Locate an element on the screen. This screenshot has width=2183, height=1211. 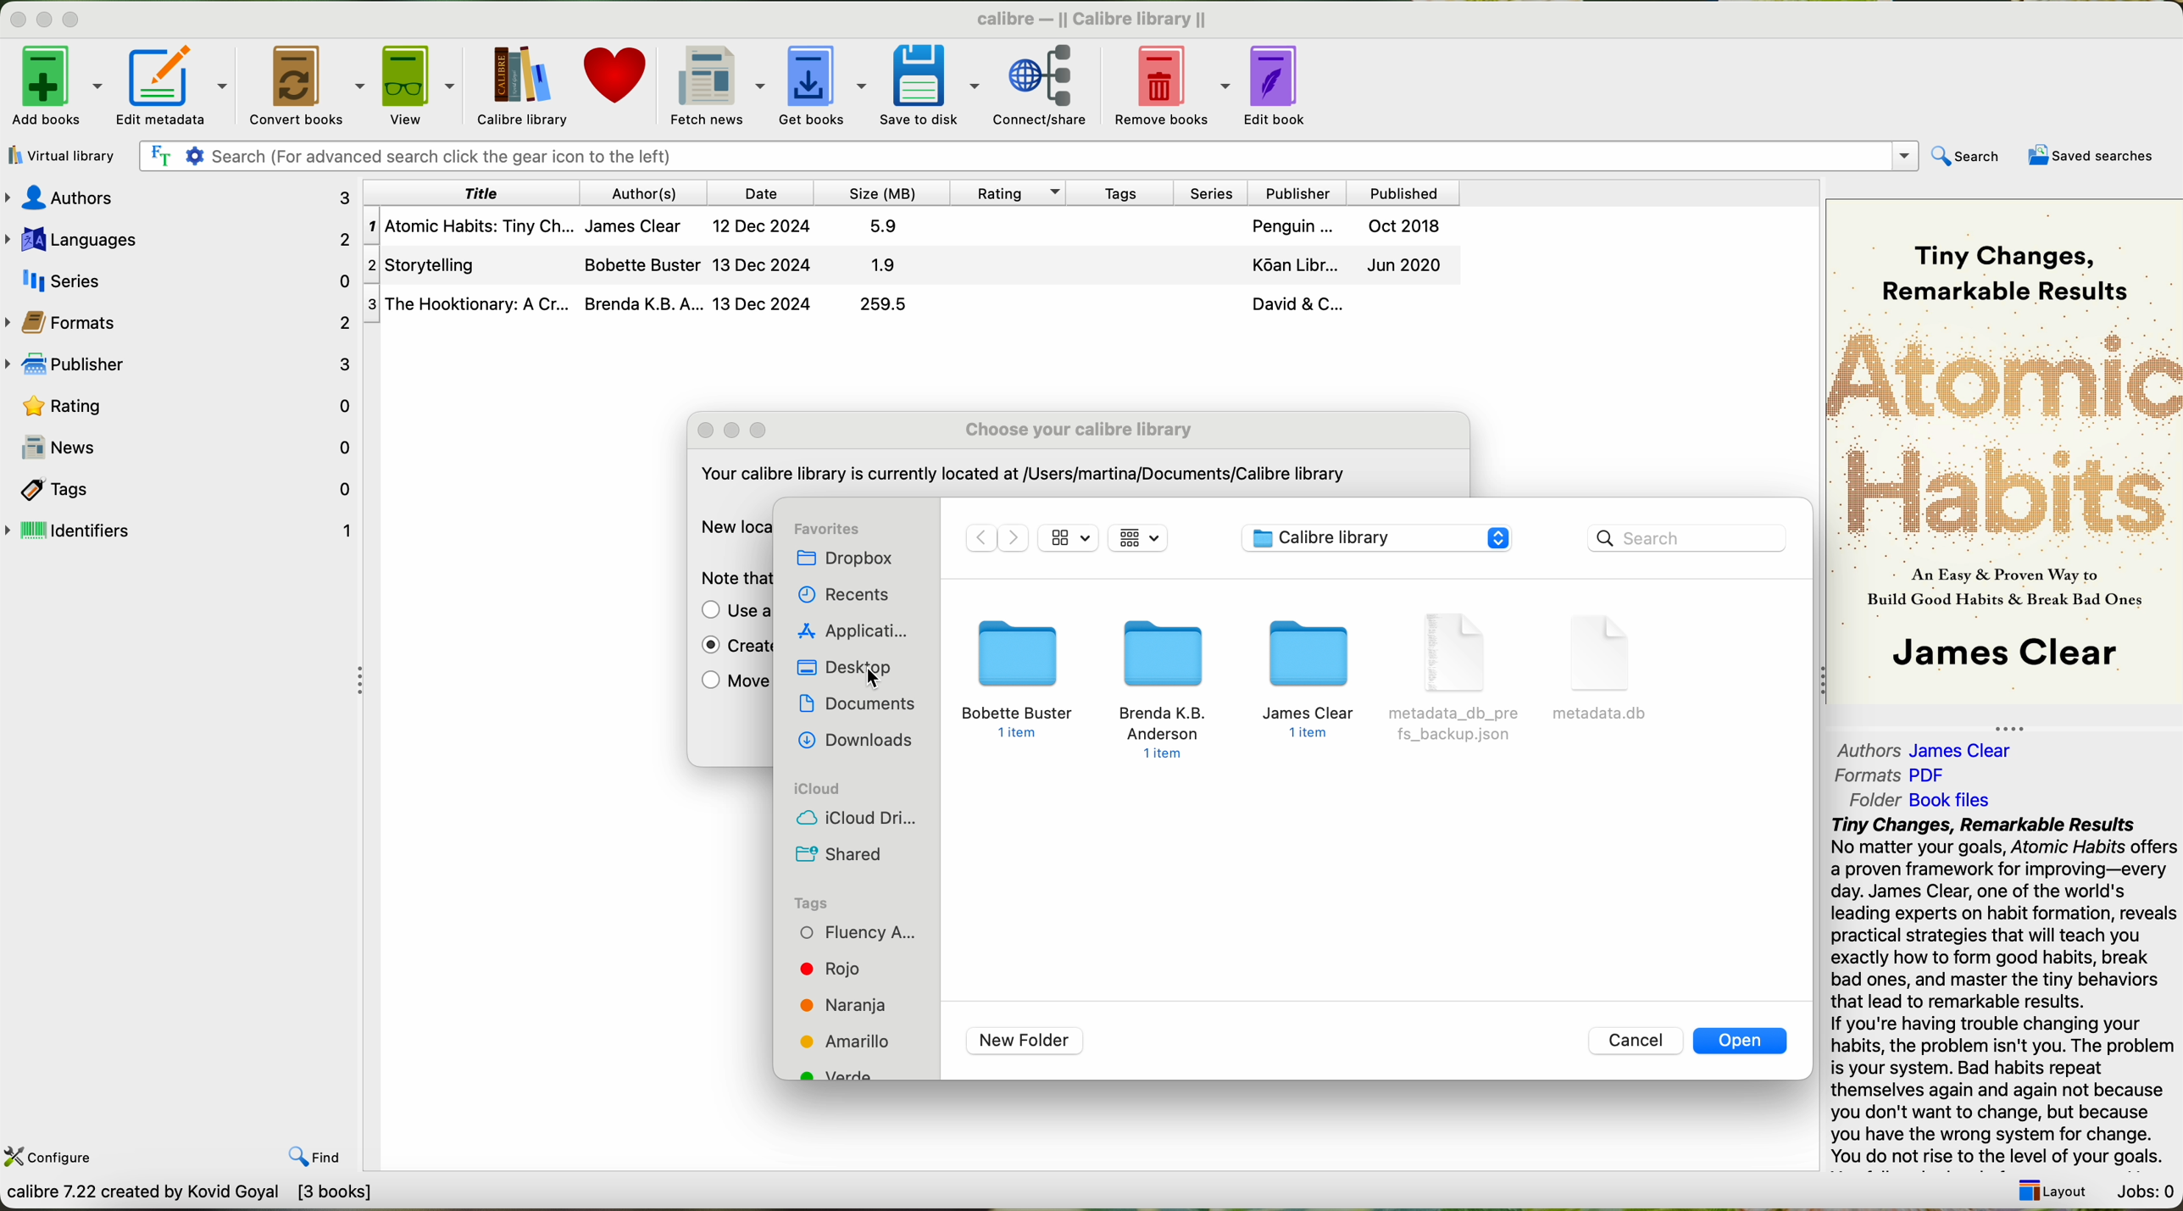
click on desktop is located at coordinates (850, 669).